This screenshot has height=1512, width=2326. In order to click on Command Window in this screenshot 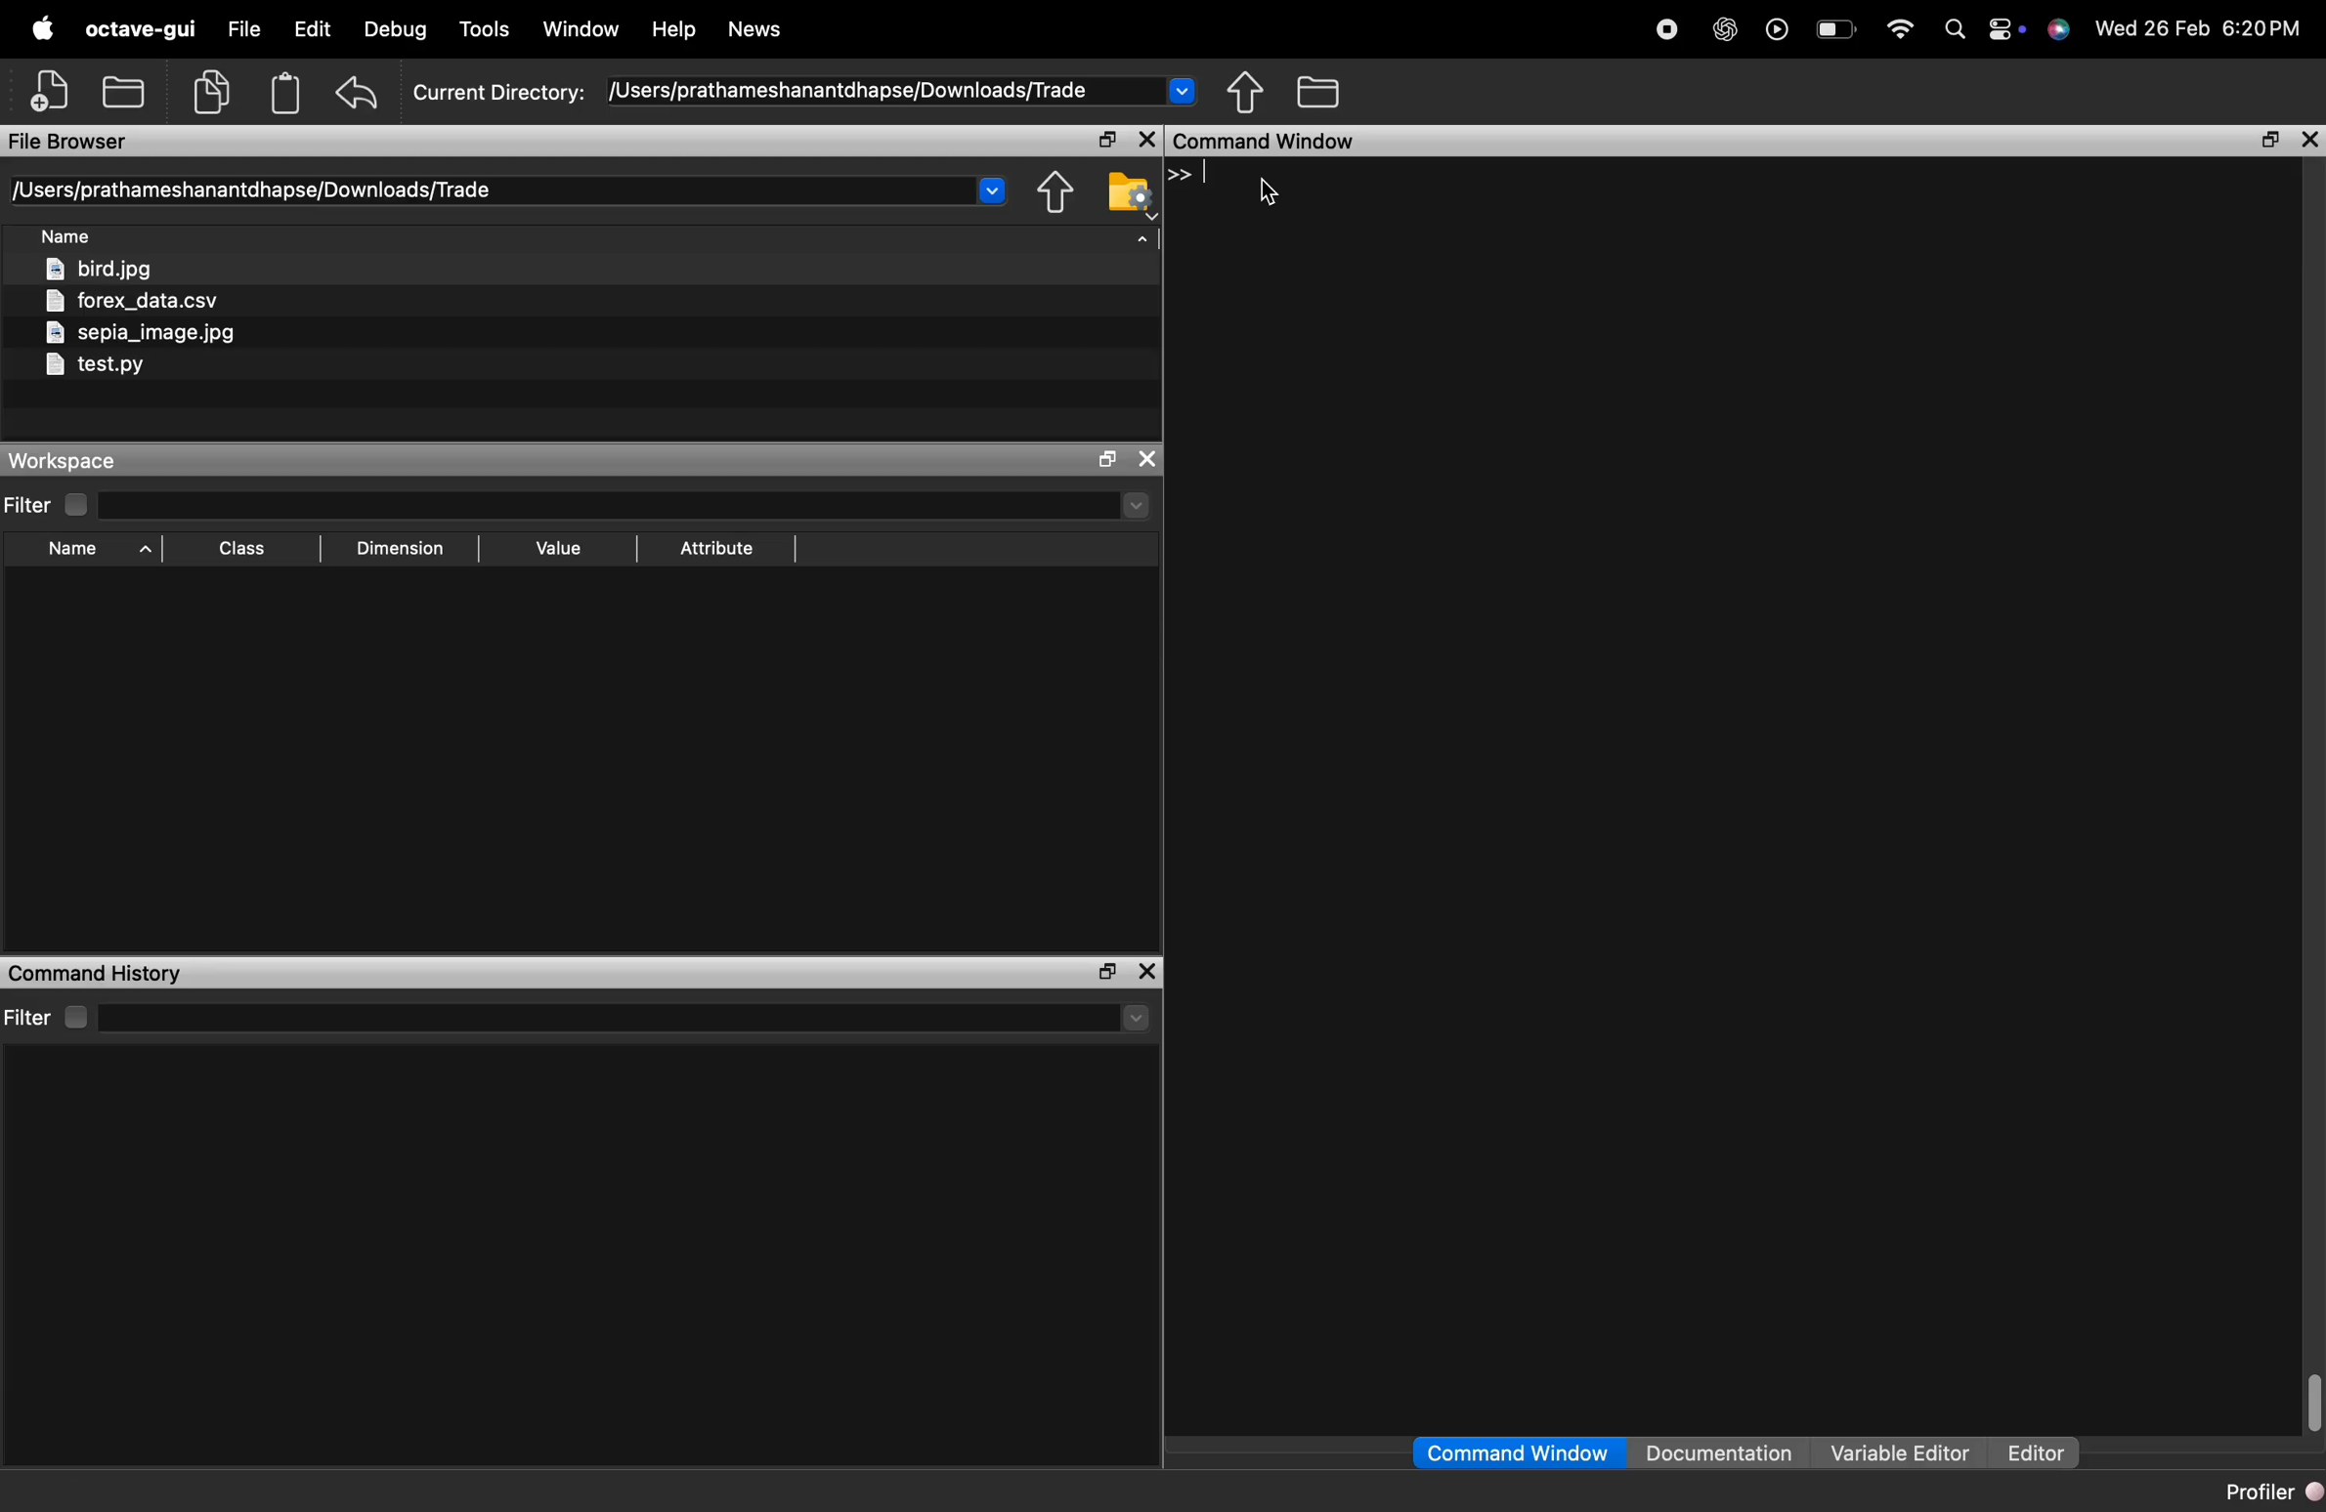, I will do `click(1517, 1453)`.